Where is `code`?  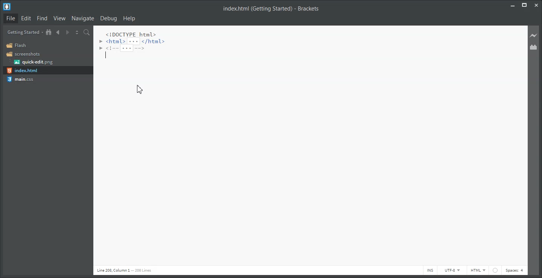
code is located at coordinates (137, 48).